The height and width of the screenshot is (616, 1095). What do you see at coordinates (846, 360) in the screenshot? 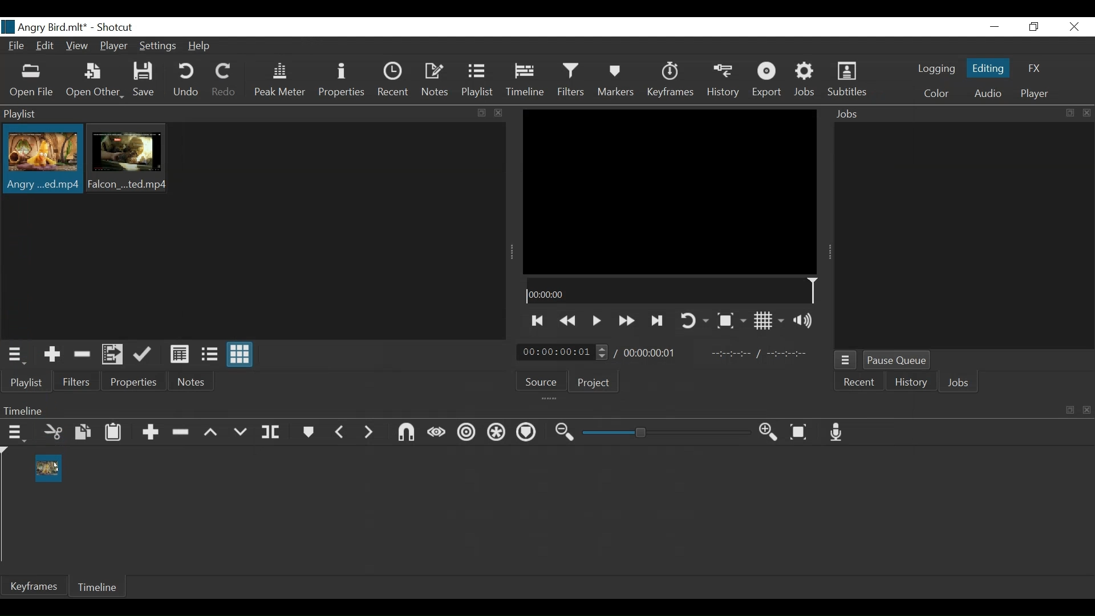
I see `Jobs Queue` at bounding box center [846, 360].